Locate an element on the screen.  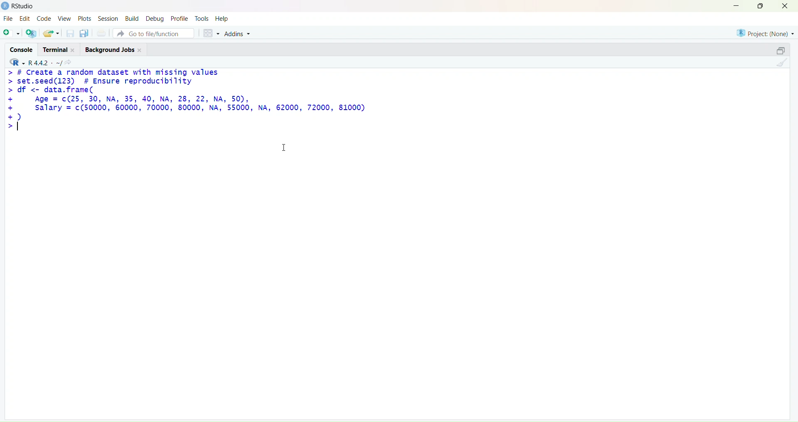
edit is located at coordinates (25, 19).